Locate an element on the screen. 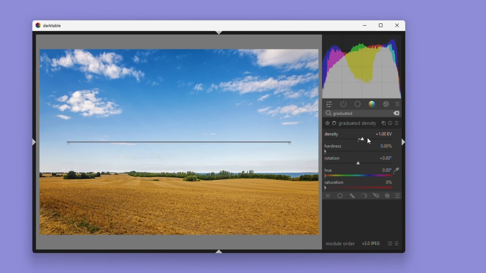 This screenshot has height=273, width=486. blending options is located at coordinates (388, 195).